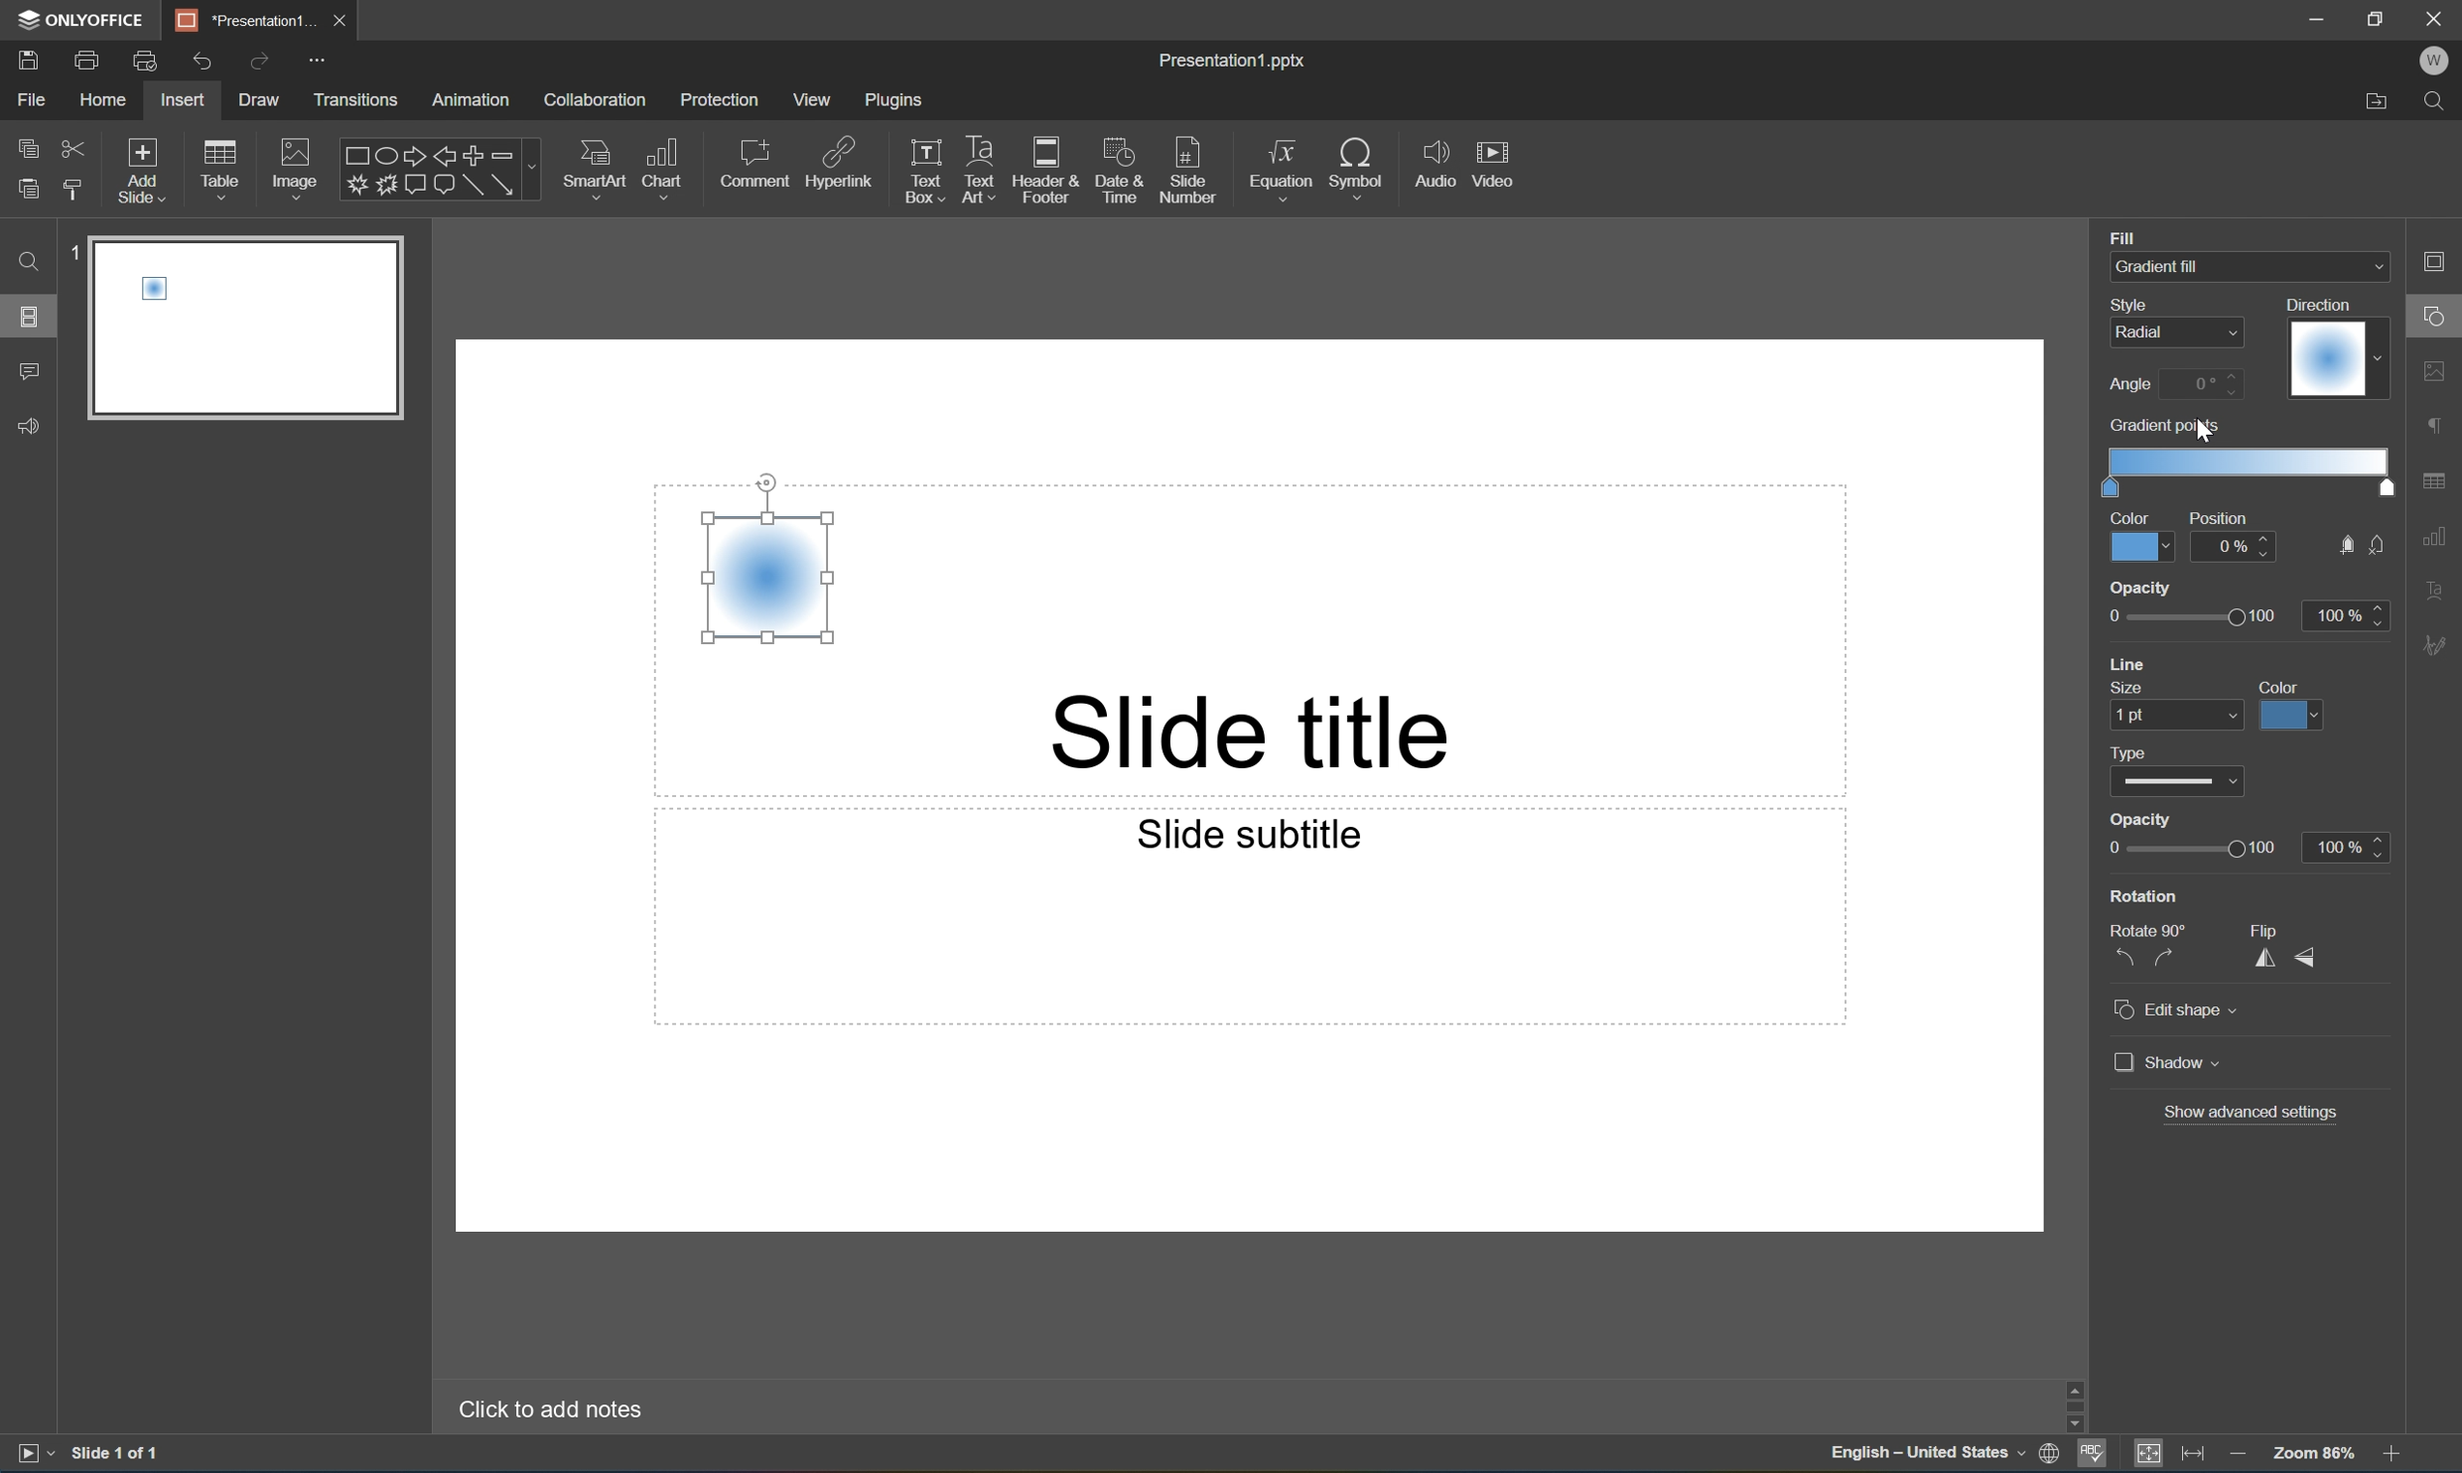 This screenshot has height=1473, width=2462. I want to click on Cursor, so click(2208, 429).